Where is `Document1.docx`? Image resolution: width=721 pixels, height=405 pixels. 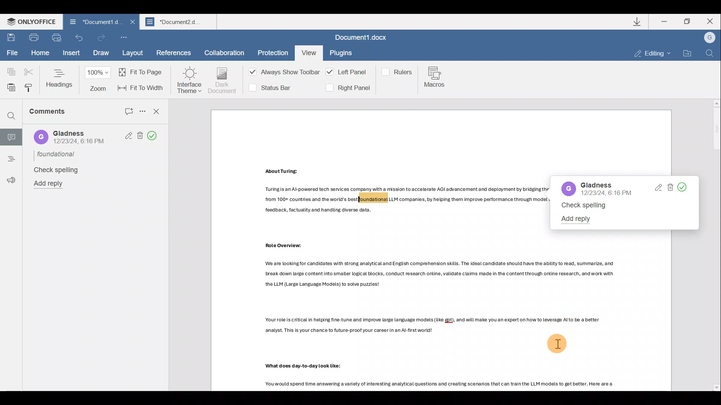
Document1.docx is located at coordinates (363, 39).